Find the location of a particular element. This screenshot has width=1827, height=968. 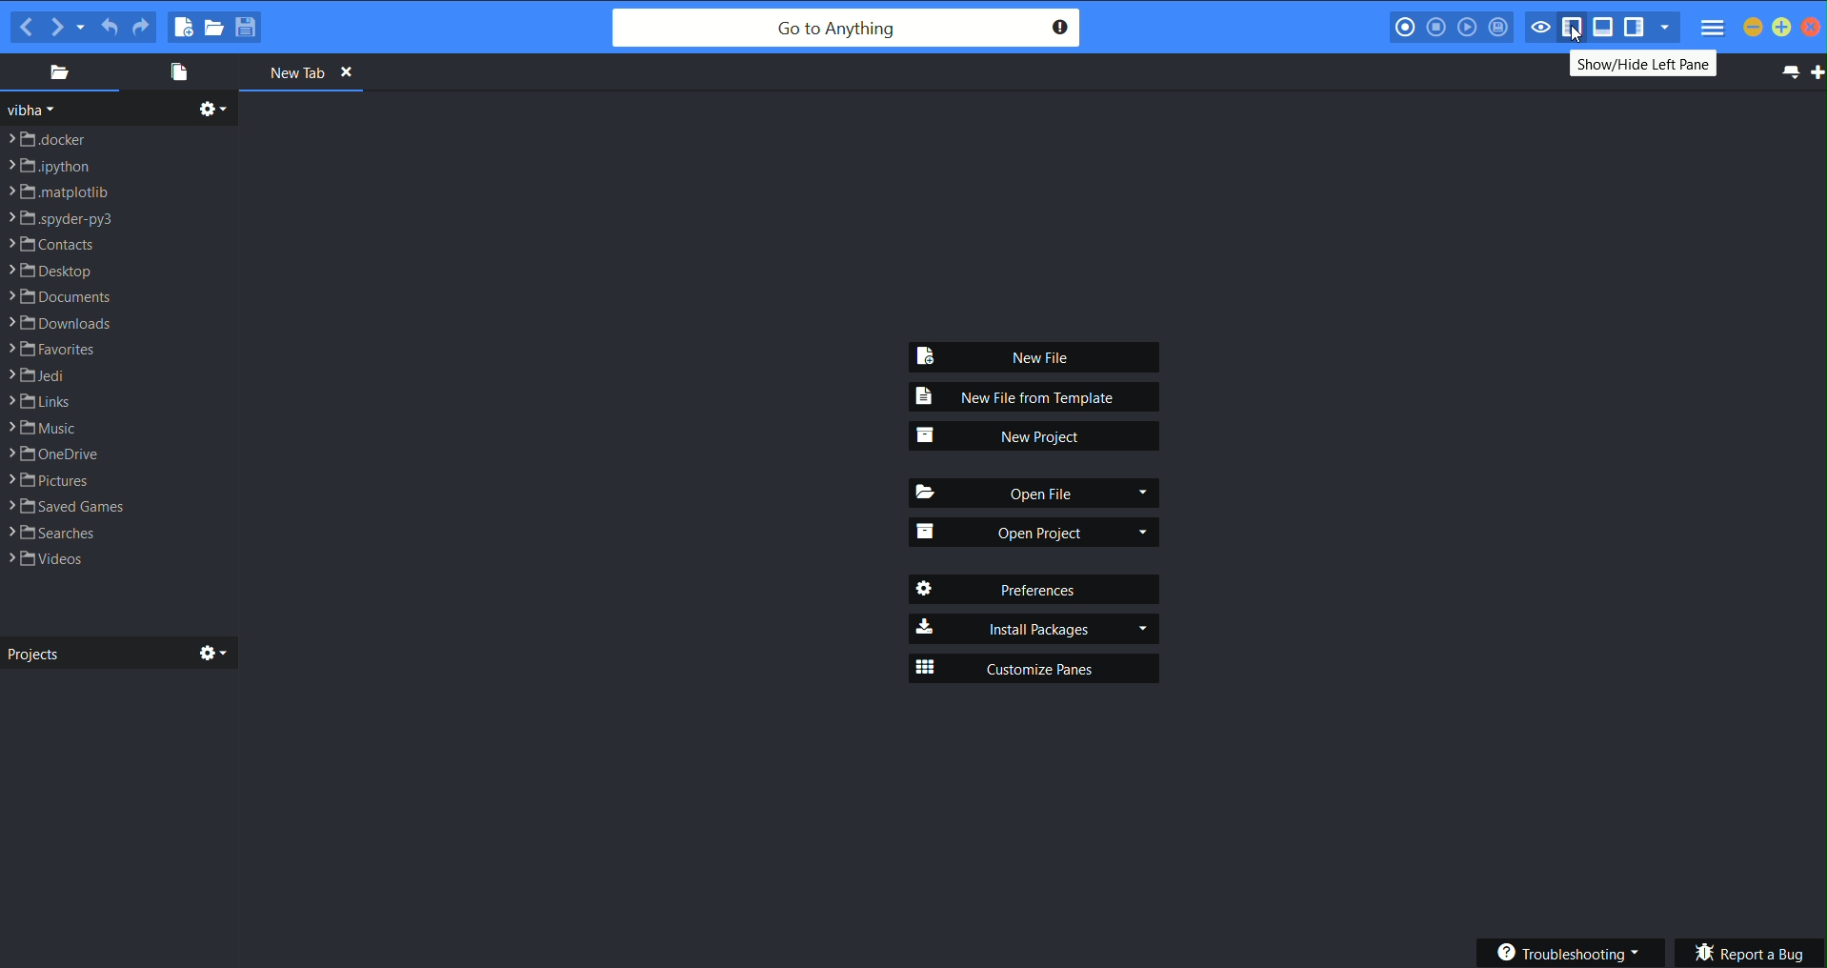

new tab is located at coordinates (306, 75).